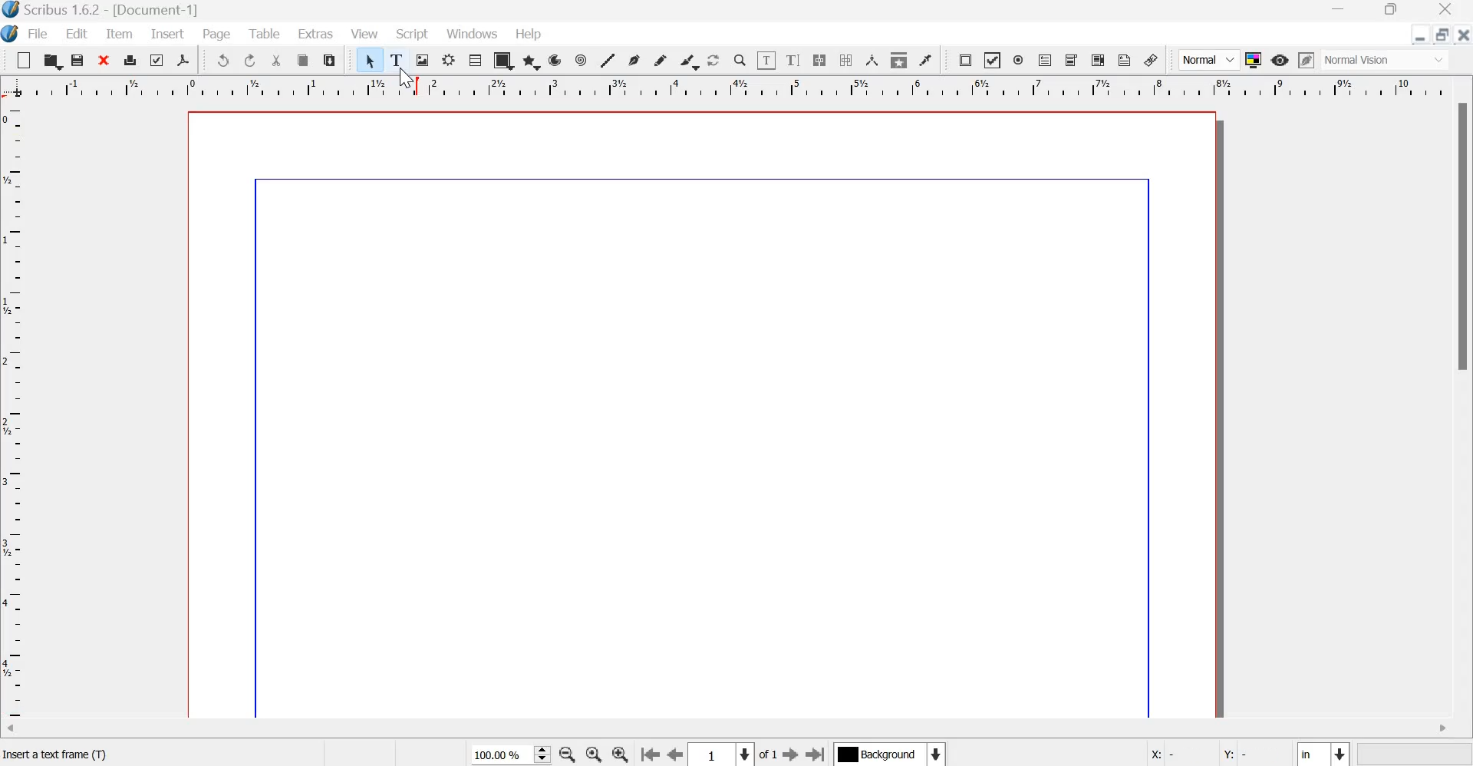  I want to click on Toggle Color Management System, so click(1254, 59).